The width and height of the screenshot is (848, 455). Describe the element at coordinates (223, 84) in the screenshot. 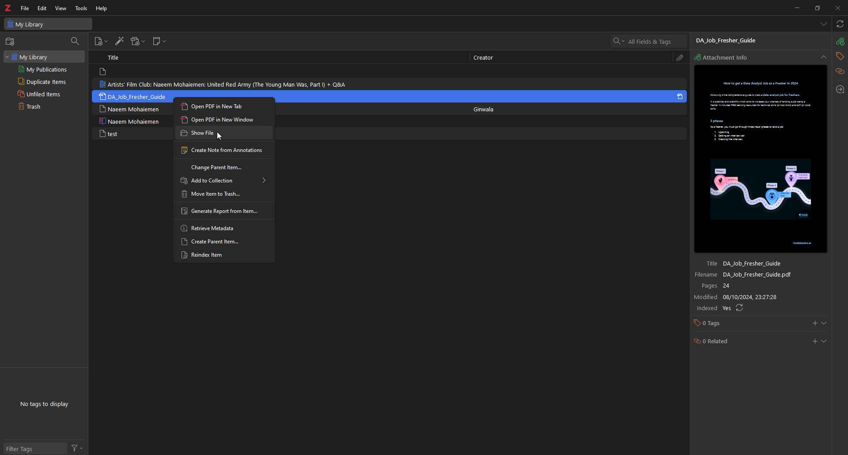

I see `note` at that location.